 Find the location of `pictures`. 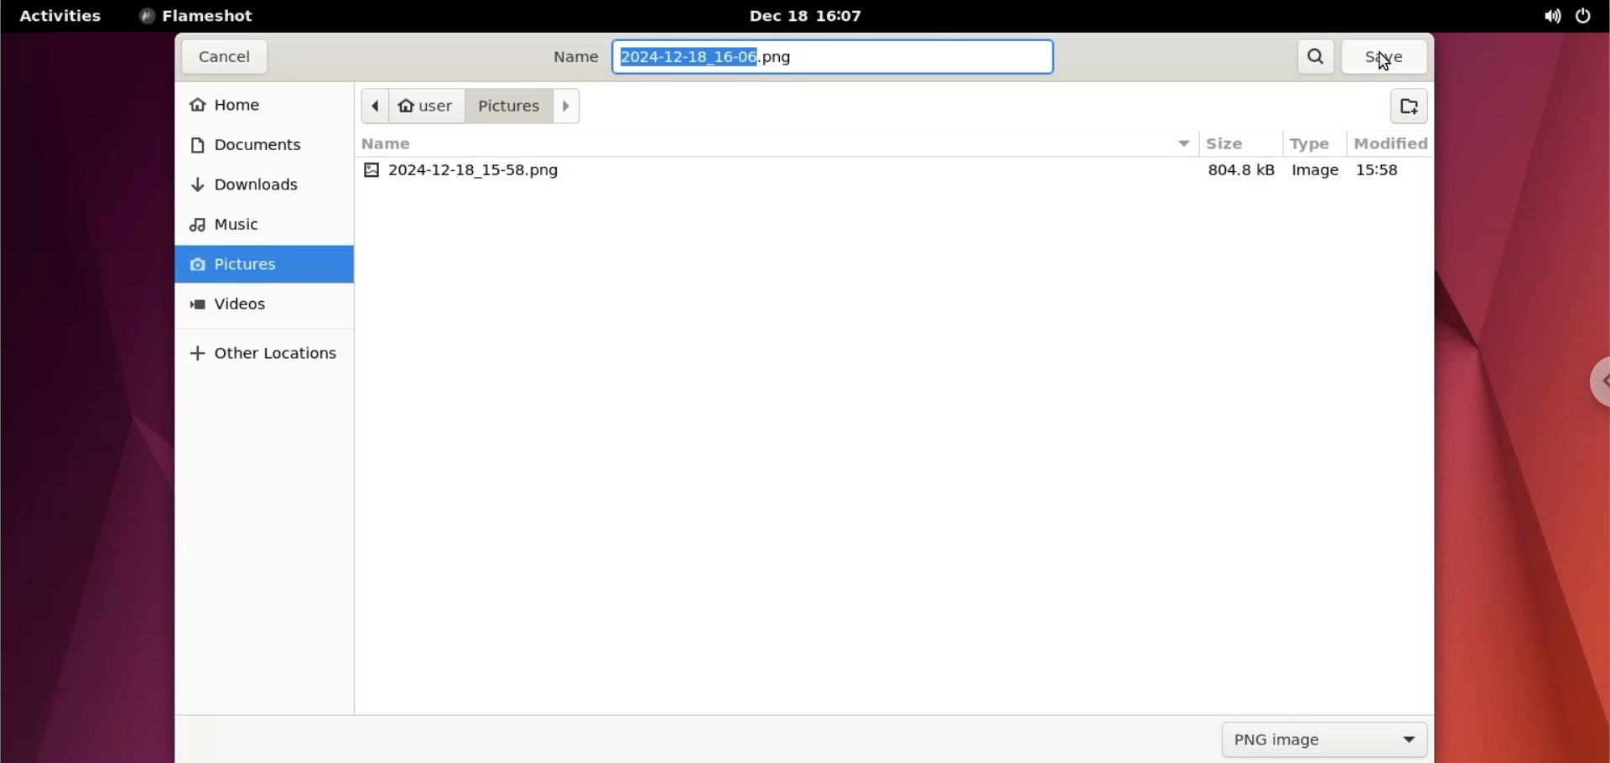

pictures is located at coordinates (512, 106).